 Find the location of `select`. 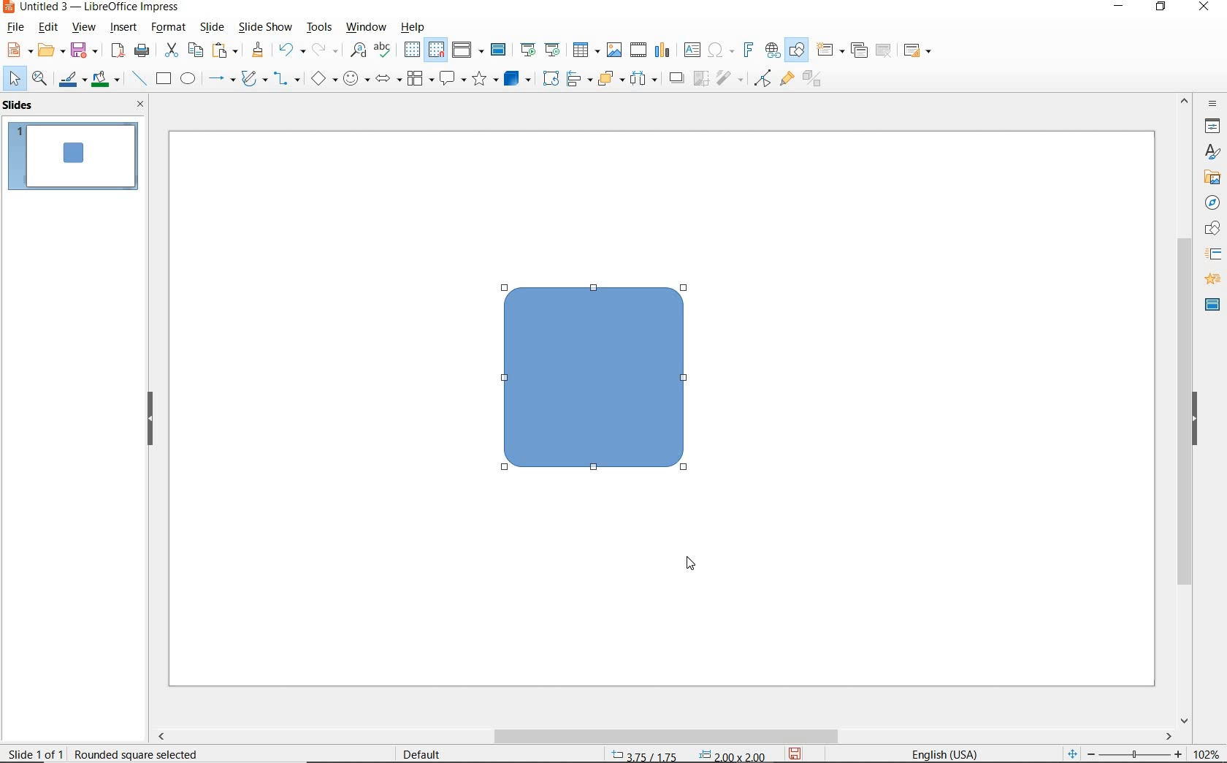

select is located at coordinates (12, 80).